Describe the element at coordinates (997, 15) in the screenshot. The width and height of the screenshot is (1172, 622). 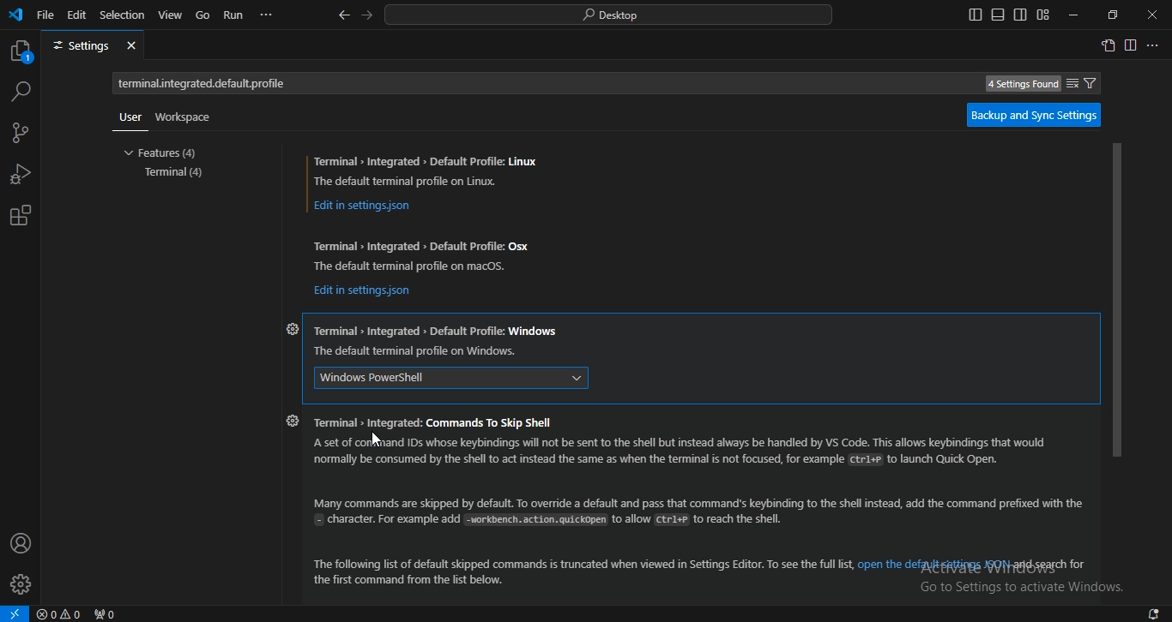
I see `toggle panel` at that location.